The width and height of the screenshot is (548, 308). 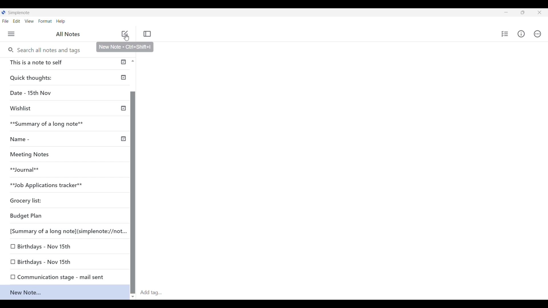 I want to click on Title of left panel, so click(x=69, y=34).